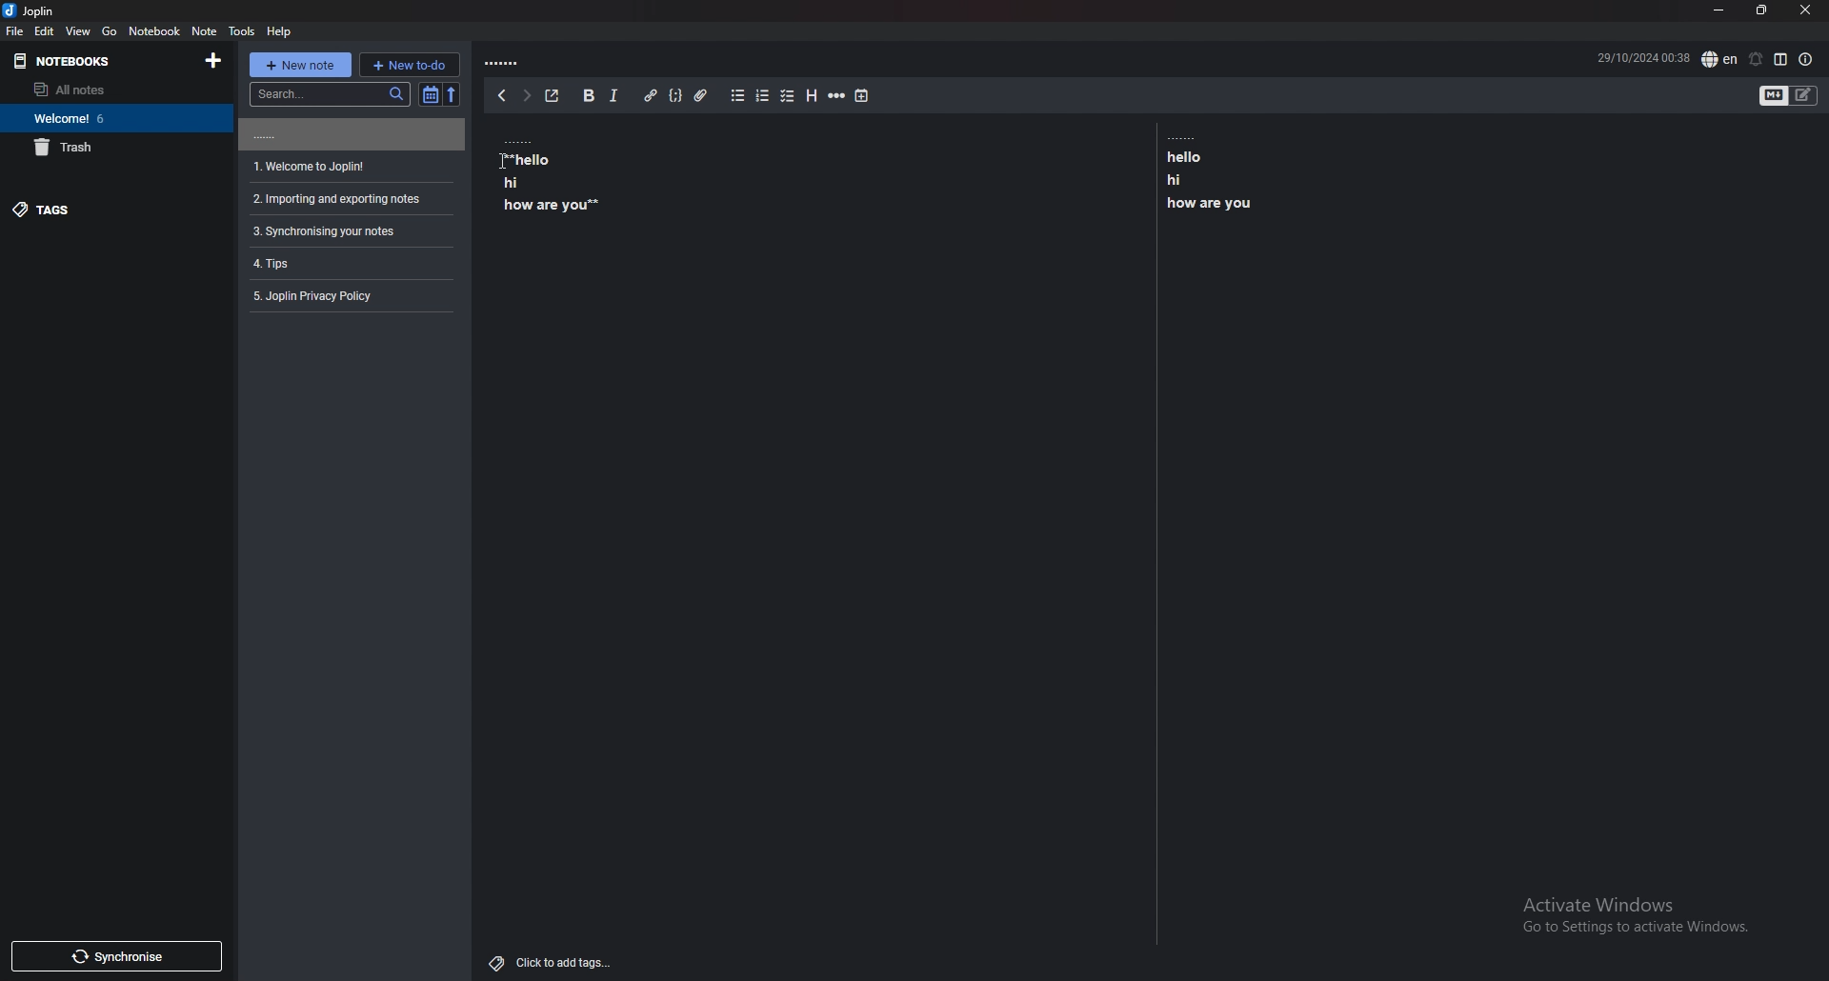 The width and height of the screenshot is (1829, 981). What do you see at coordinates (525, 95) in the screenshot?
I see `forward` at bounding box center [525, 95].